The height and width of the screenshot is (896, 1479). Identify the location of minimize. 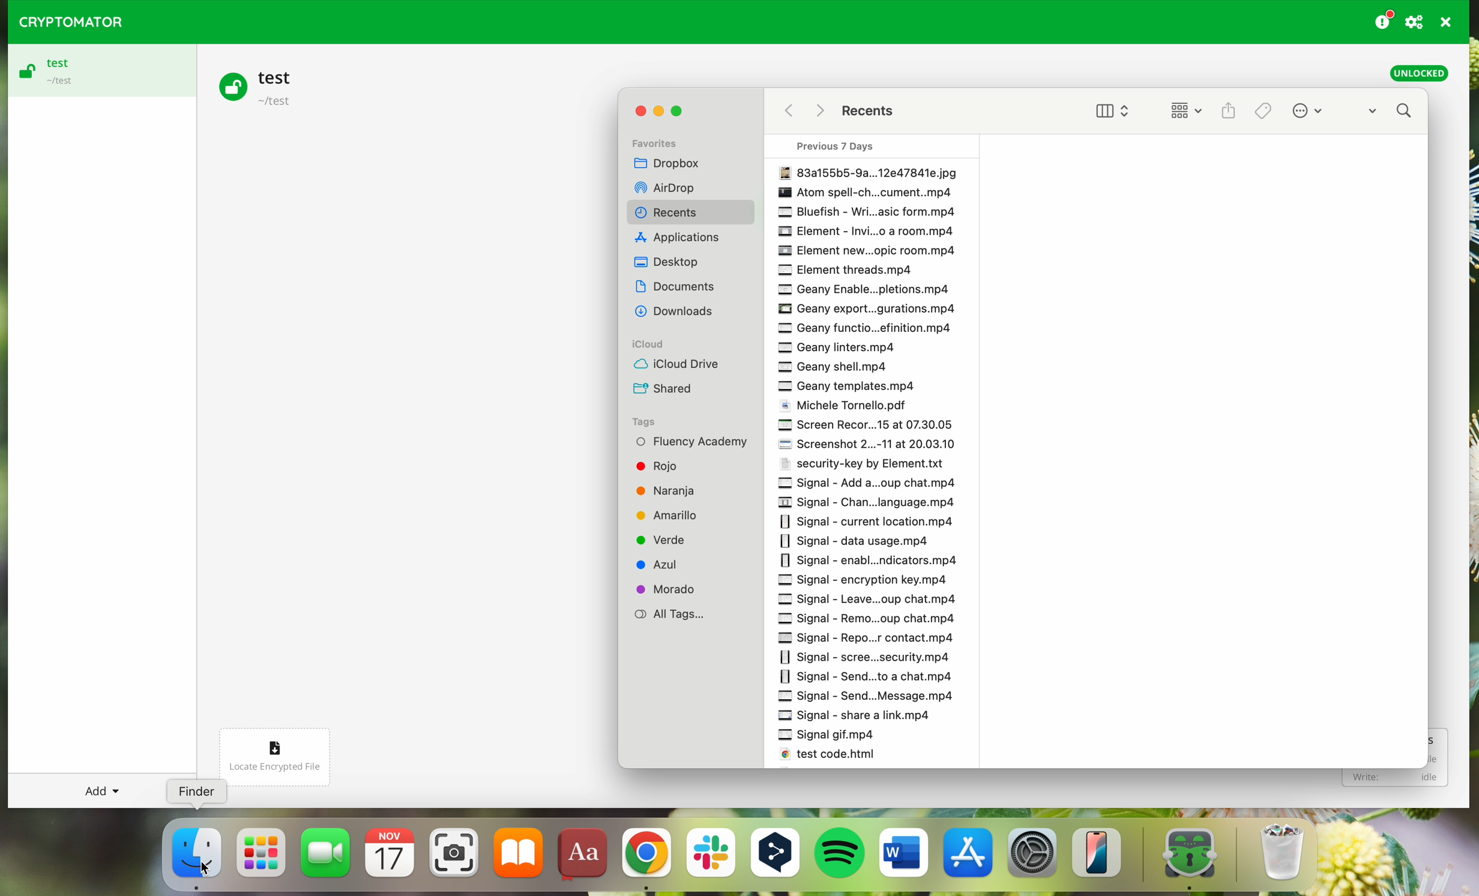
(657, 112).